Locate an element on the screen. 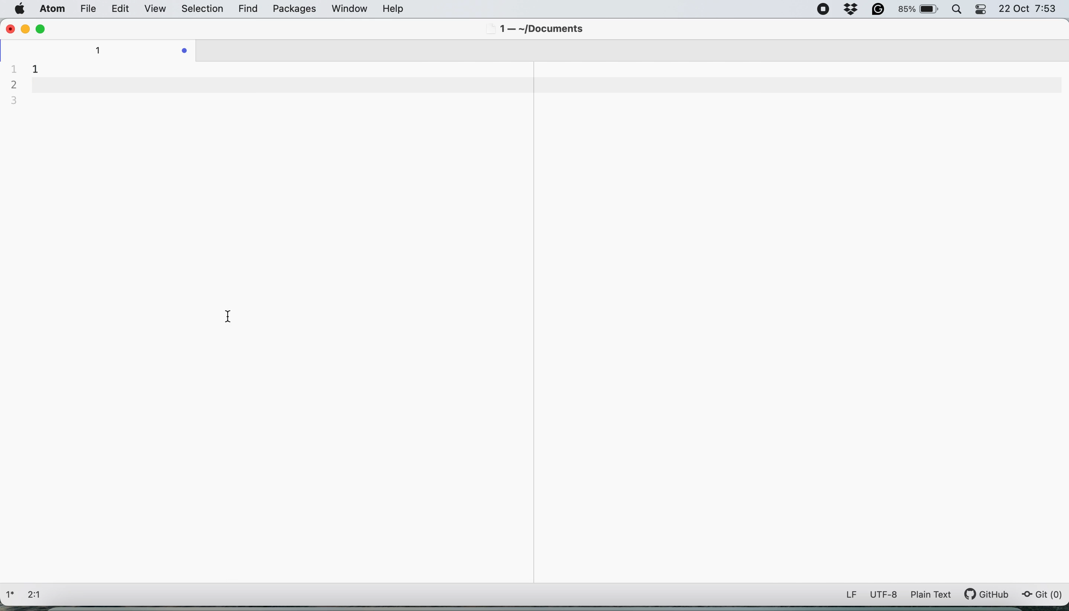 This screenshot has width=1069, height=611. 1* is located at coordinates (12, 593).